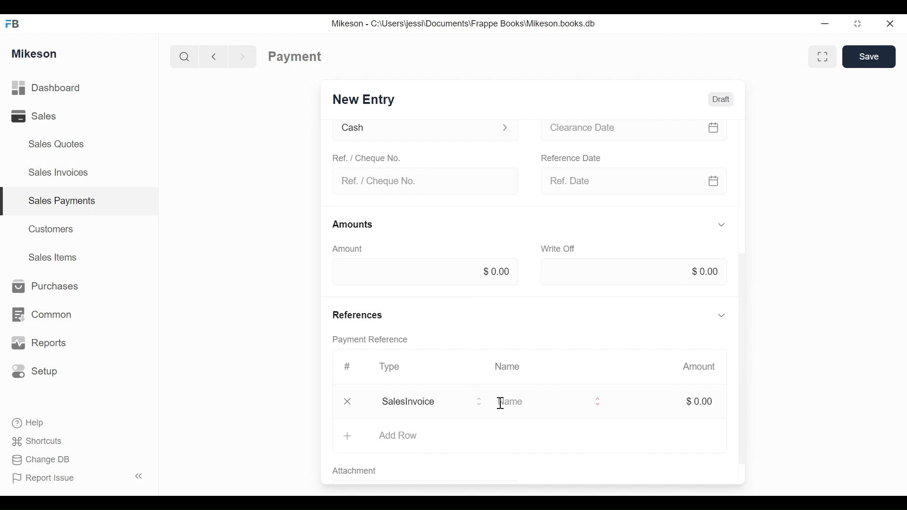 The height and width of the screenshot is (510, 907). What do you see at coordinates (349, 435) in the screenshot?
I see `Add` at bounding box center [349, 435].